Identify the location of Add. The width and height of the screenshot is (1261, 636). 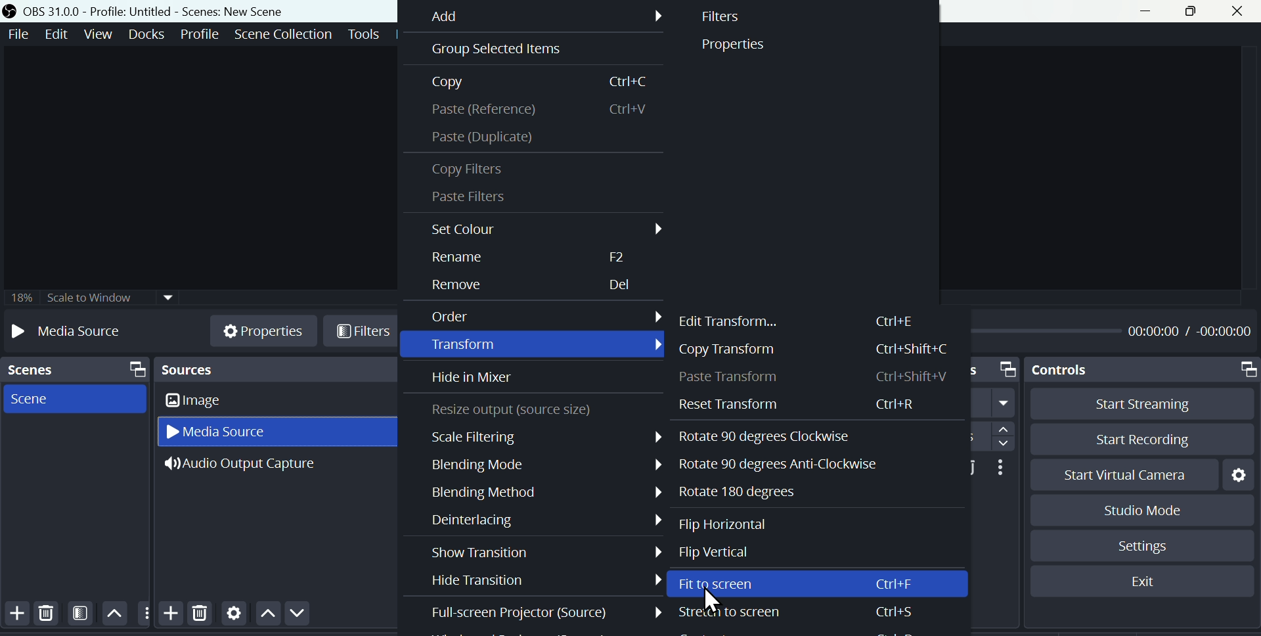
(168, 612).